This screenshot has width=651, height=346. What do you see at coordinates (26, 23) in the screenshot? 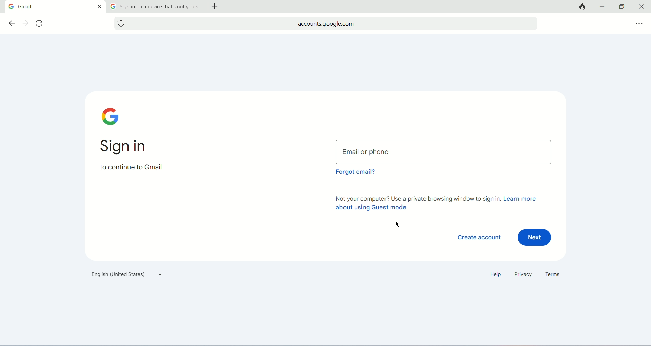
I see `next` at bounding box center [26, 23].